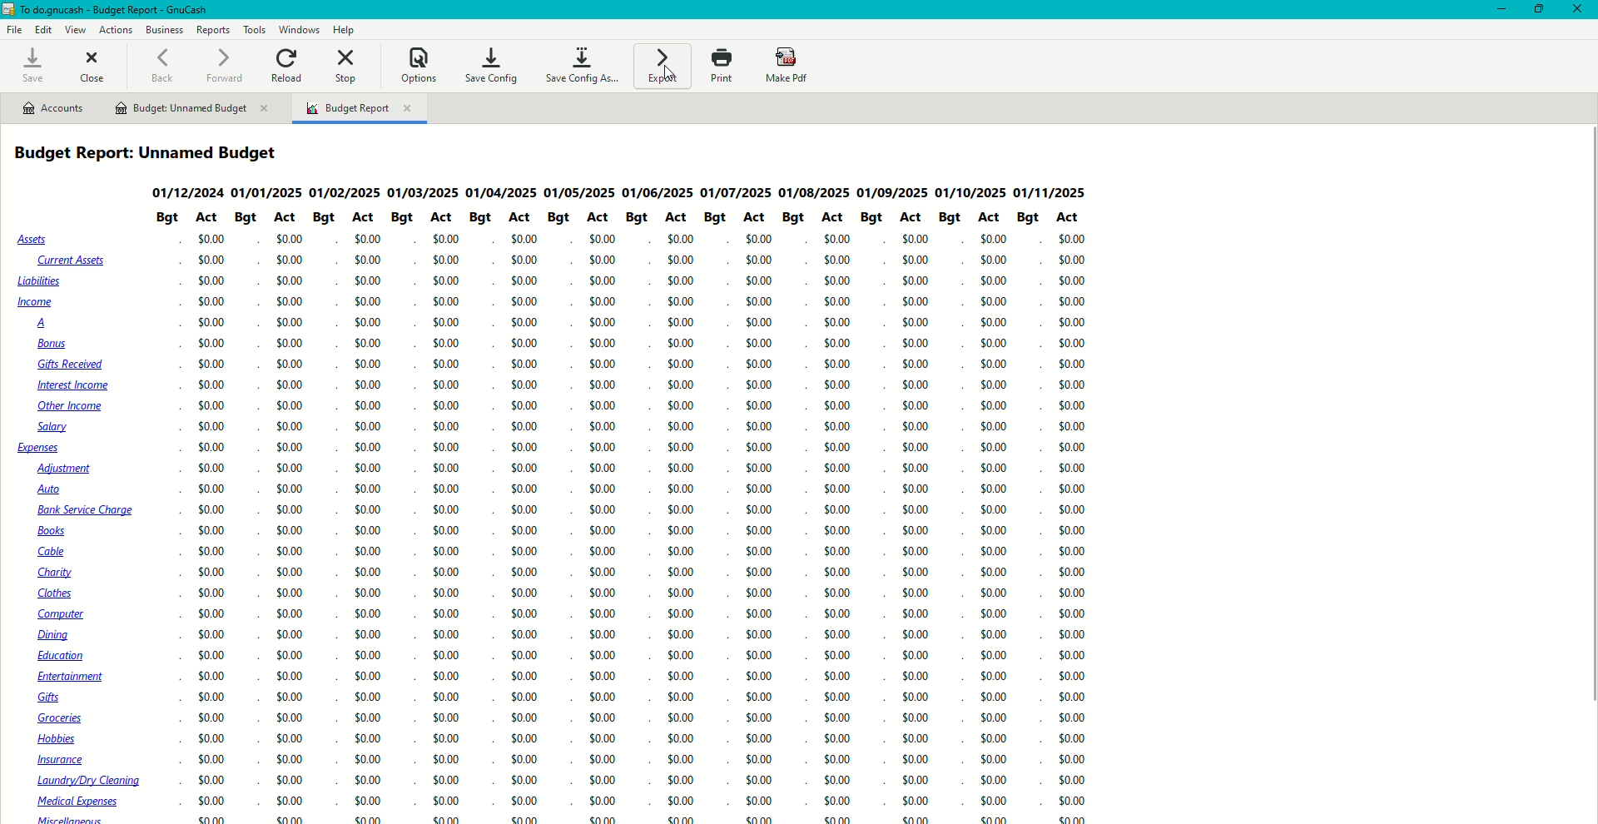 This screenshot has width=1598, height=824. I want to click on $0.00, so click(603, 324).